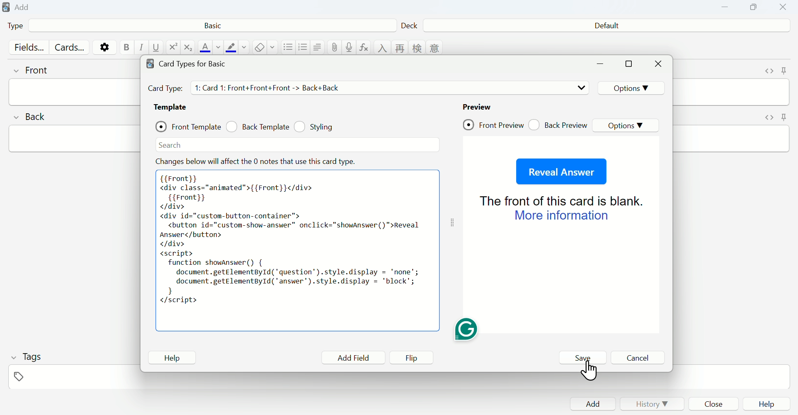 Image resolution: width=798 pixels, height=415 pixels. Describe the element at coordinates (784, 117) in the screenshot. I see `toggle sticky` at that location.